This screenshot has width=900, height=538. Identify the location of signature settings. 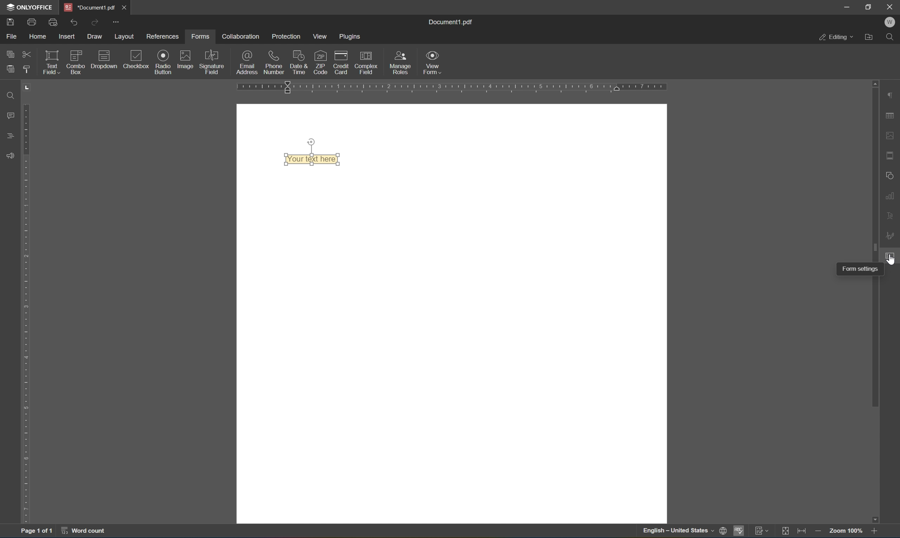
(891, 237).